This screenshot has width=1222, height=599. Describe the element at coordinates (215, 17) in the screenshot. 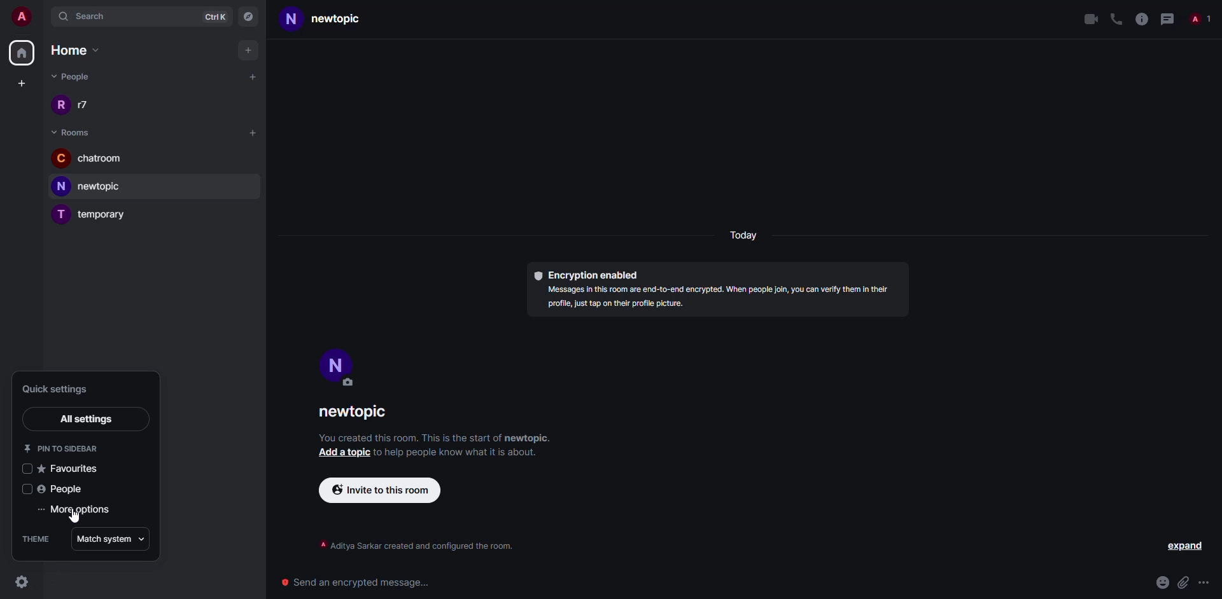

I see `ctrlK` at that location.